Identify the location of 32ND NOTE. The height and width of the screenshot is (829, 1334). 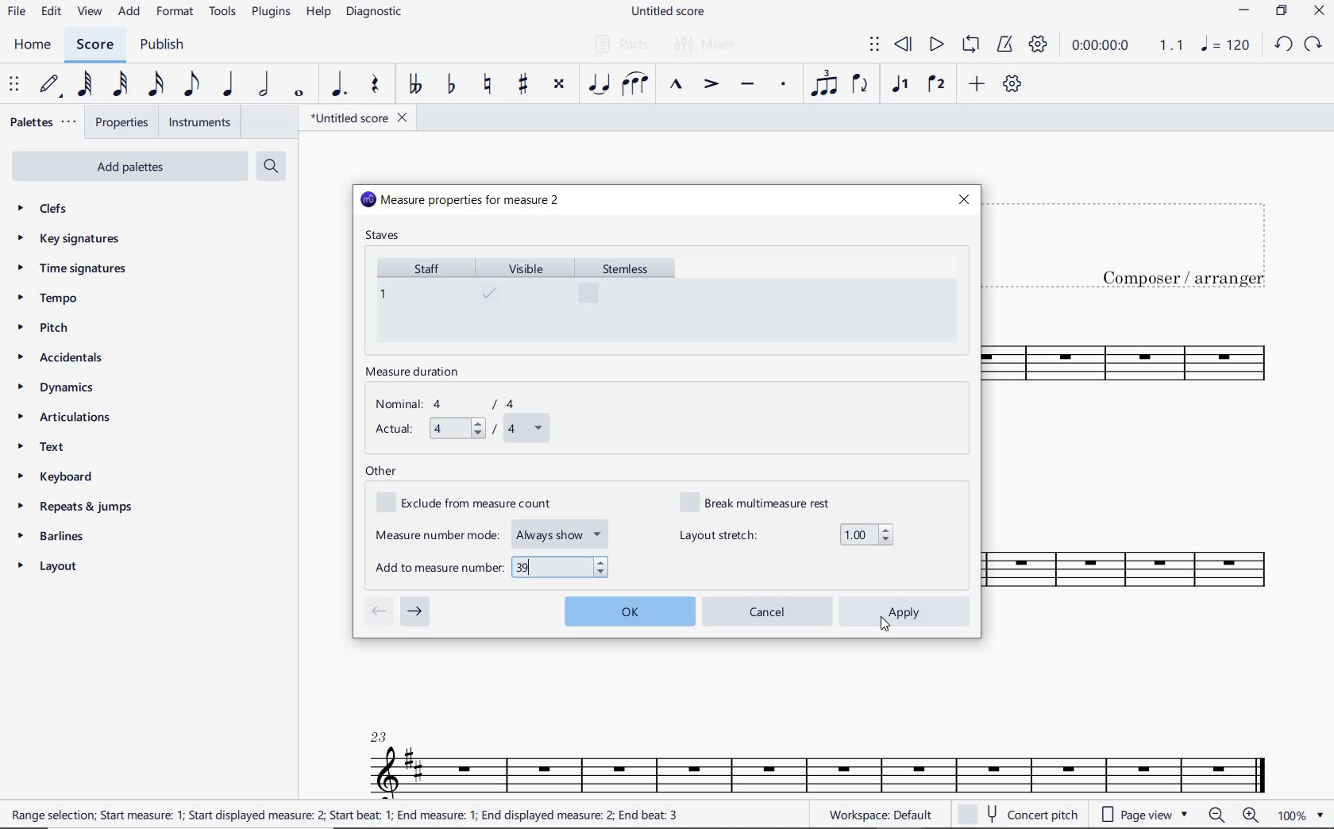
(121, 85).